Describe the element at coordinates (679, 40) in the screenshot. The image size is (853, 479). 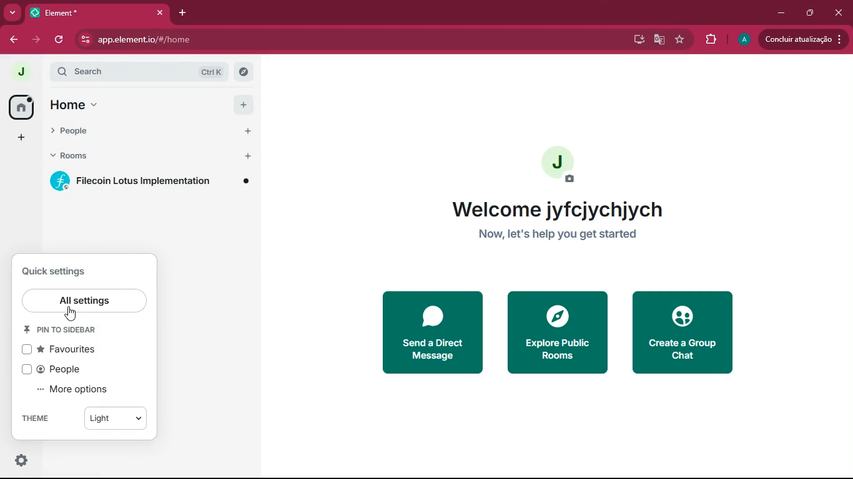
I see `favourite` at that location.